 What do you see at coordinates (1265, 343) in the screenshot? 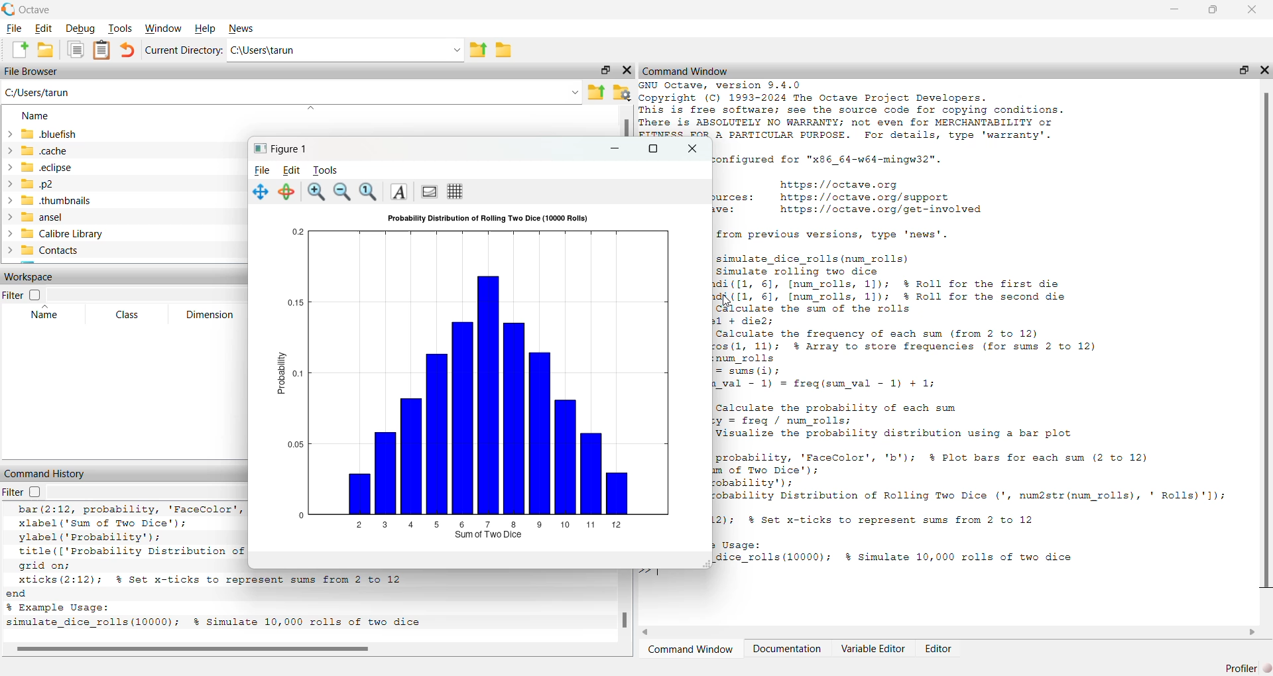
I see `scroll bar` at bounding box center [1265, 343].